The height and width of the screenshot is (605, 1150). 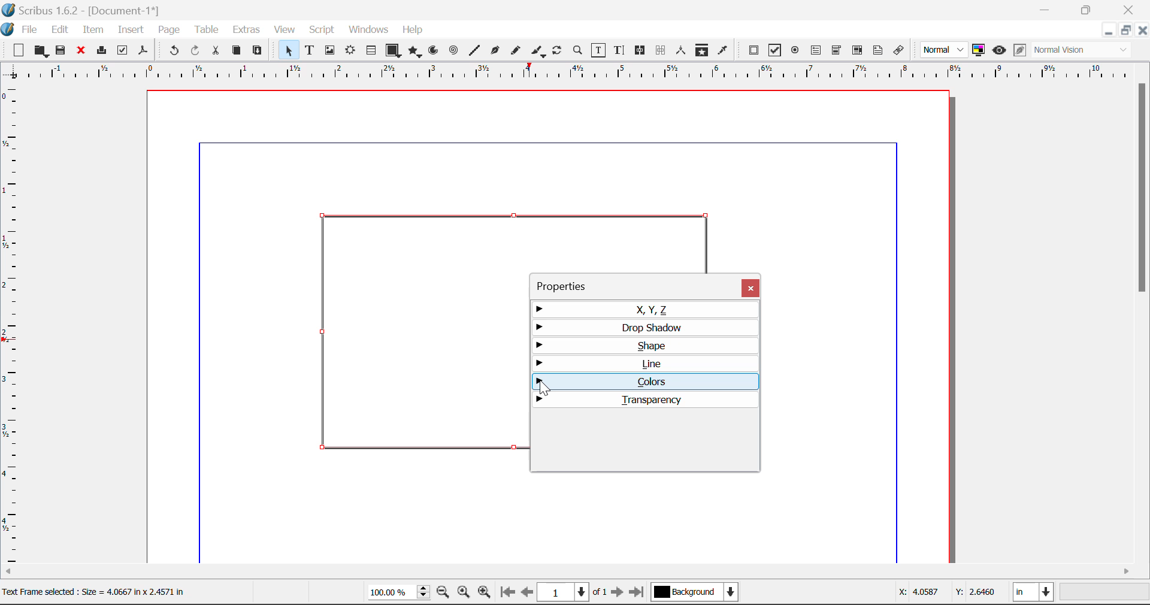 I want to click on Cut, so click(x=217, y=50).